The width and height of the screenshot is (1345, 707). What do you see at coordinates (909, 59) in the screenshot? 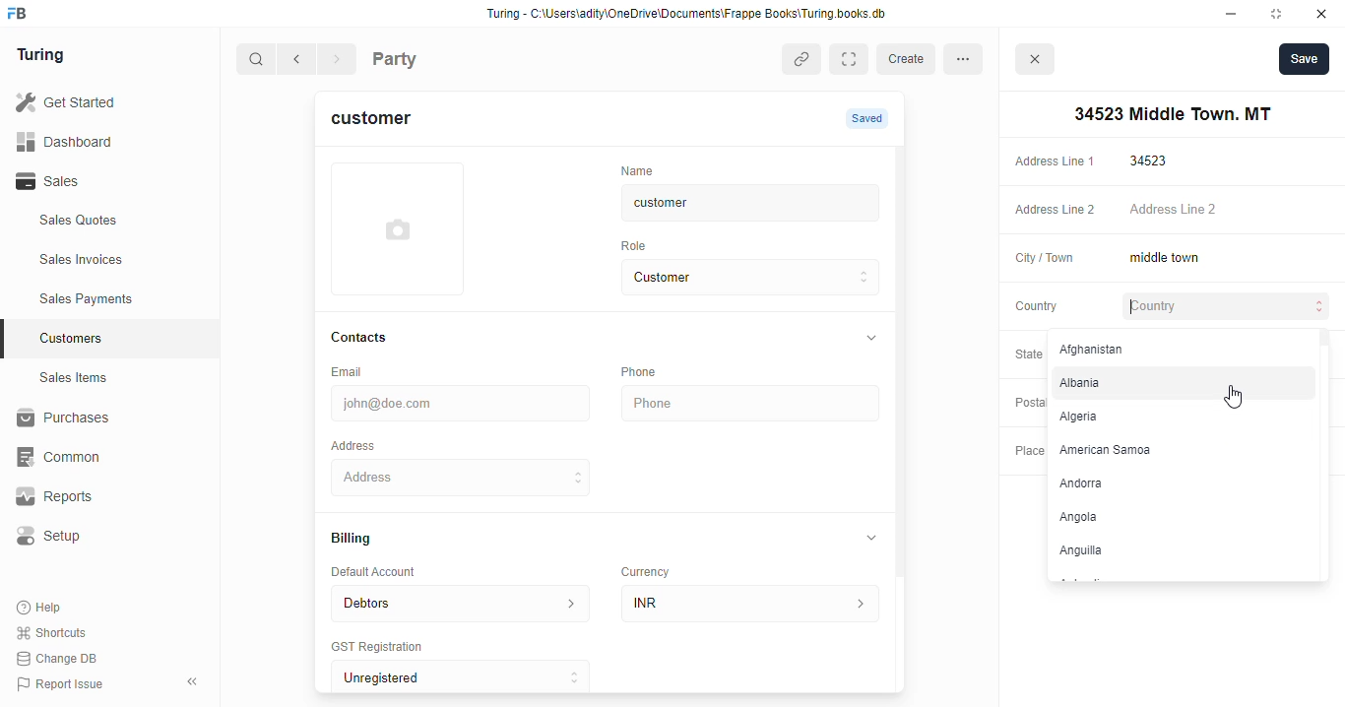
I see `create` at bounding box center [909, 59].